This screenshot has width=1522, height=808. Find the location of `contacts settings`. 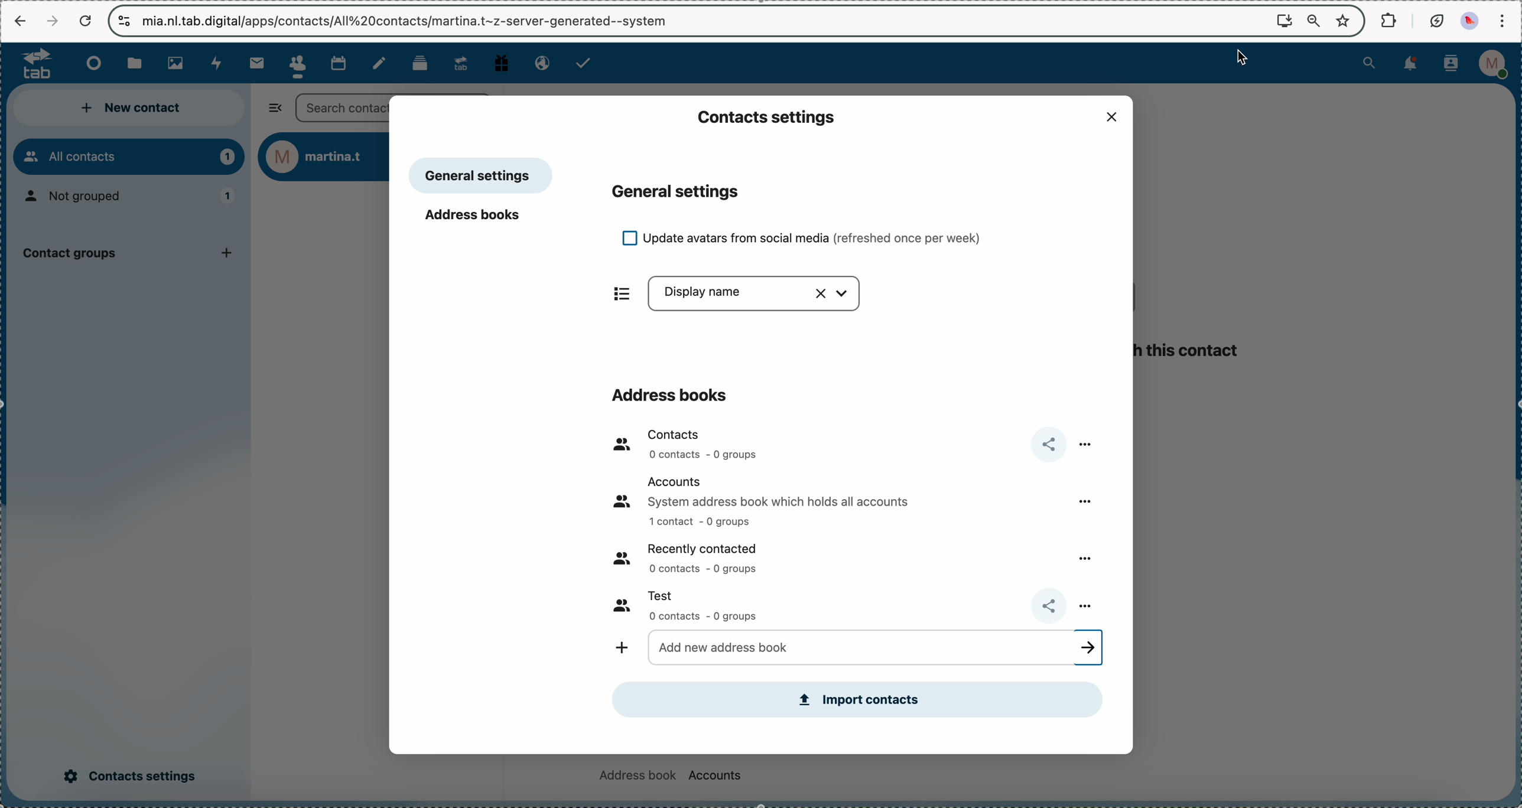

contacts settings is located at coordinates (766, 118).